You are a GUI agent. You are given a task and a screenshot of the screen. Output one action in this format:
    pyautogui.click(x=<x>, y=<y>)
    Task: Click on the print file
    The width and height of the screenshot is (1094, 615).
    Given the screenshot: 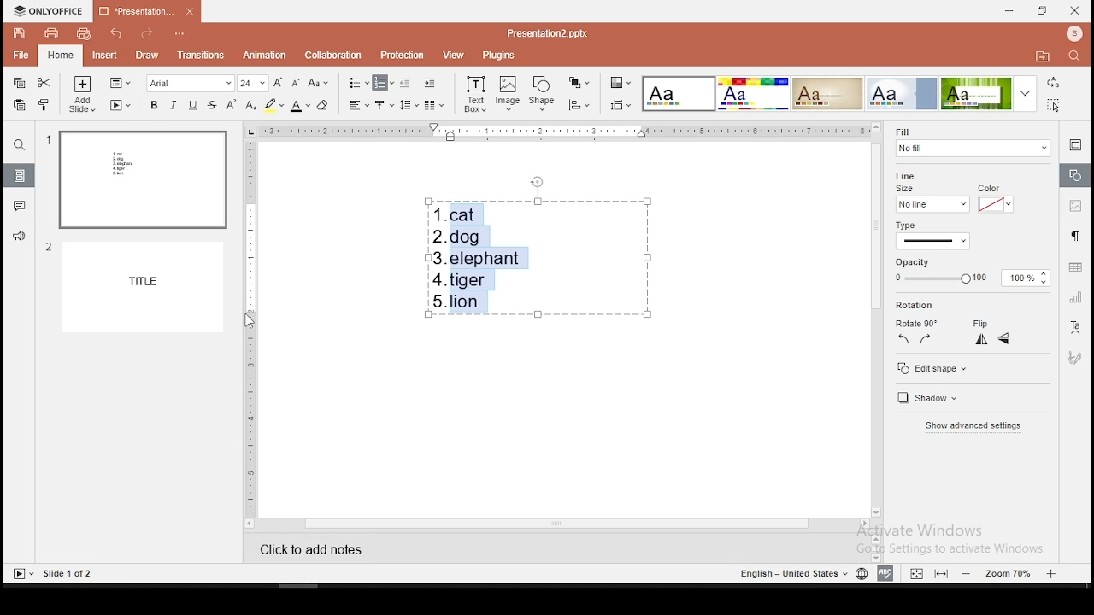 What is the action you would take?
    pyautogui.click(x=51, y=33)
    